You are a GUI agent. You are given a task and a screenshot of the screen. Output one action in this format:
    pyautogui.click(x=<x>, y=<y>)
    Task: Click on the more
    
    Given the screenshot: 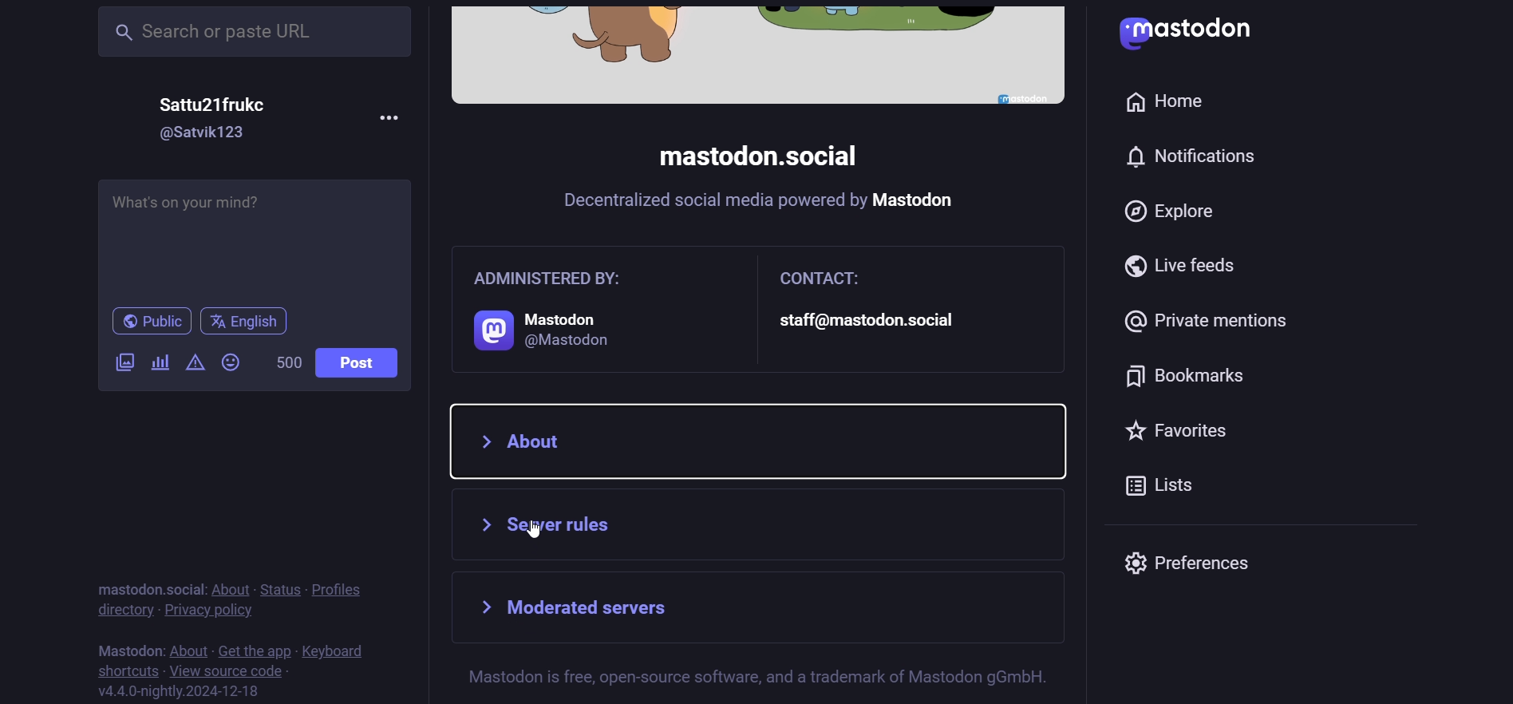 What is the action you would take?
    pyautogui.click(x=389, y=115)
    